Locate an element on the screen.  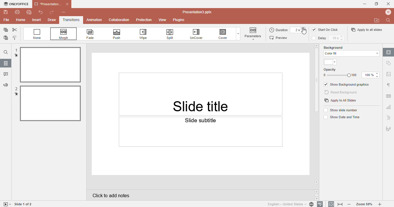
Transitions is located at coordinates (71, 20).